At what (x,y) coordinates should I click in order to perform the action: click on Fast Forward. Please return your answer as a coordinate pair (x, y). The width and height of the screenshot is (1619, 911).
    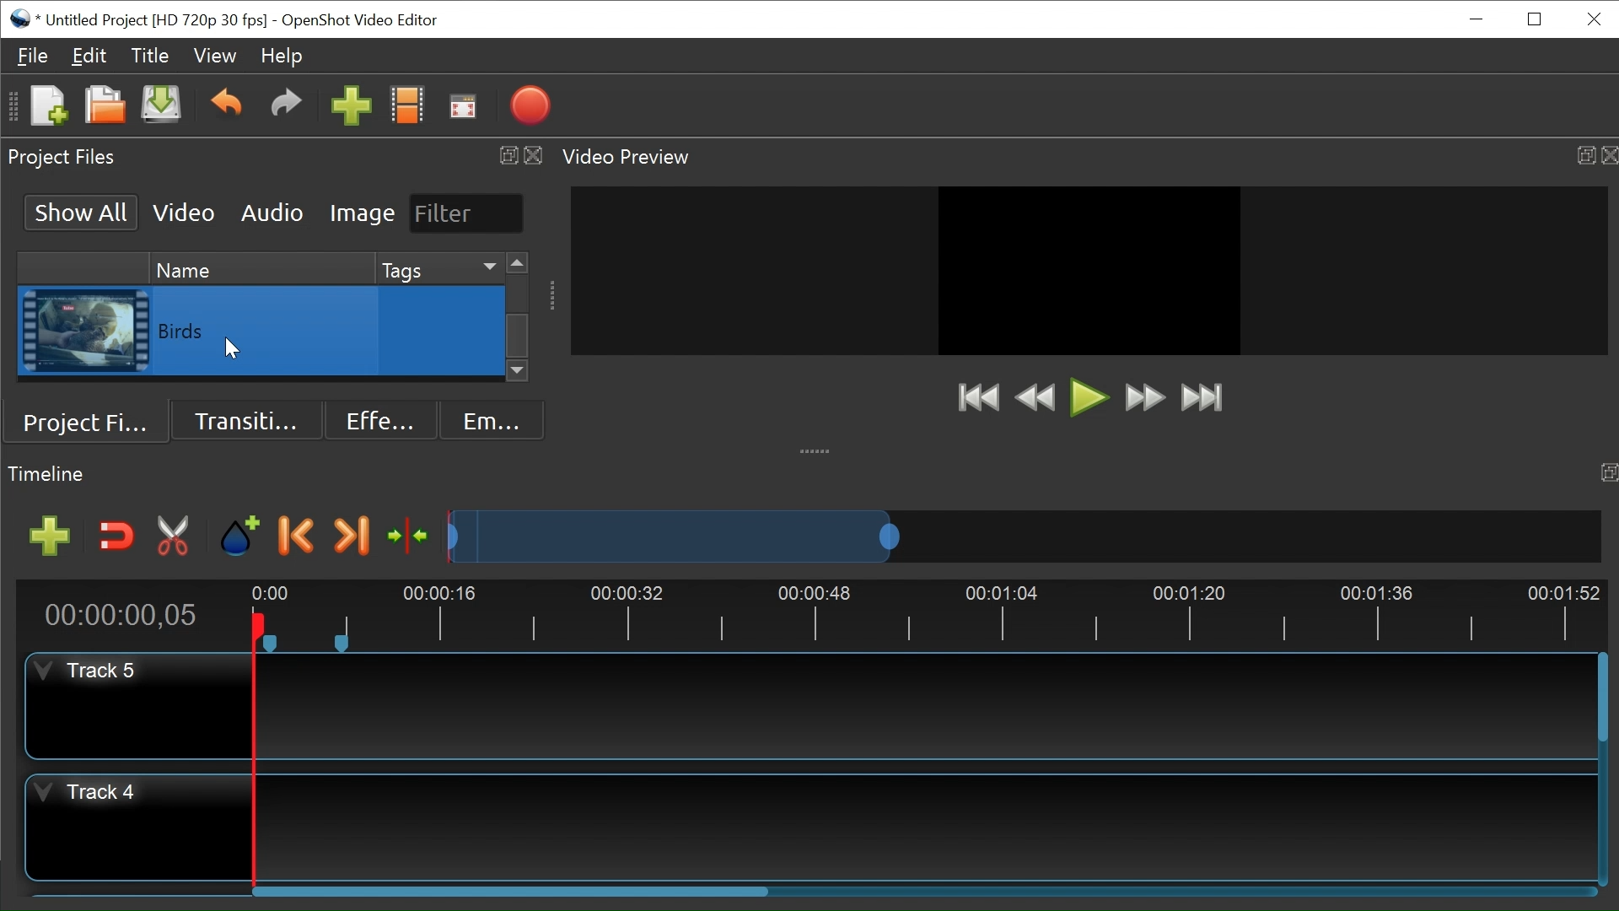
    Looking at the image, I should click on (1144, 399).